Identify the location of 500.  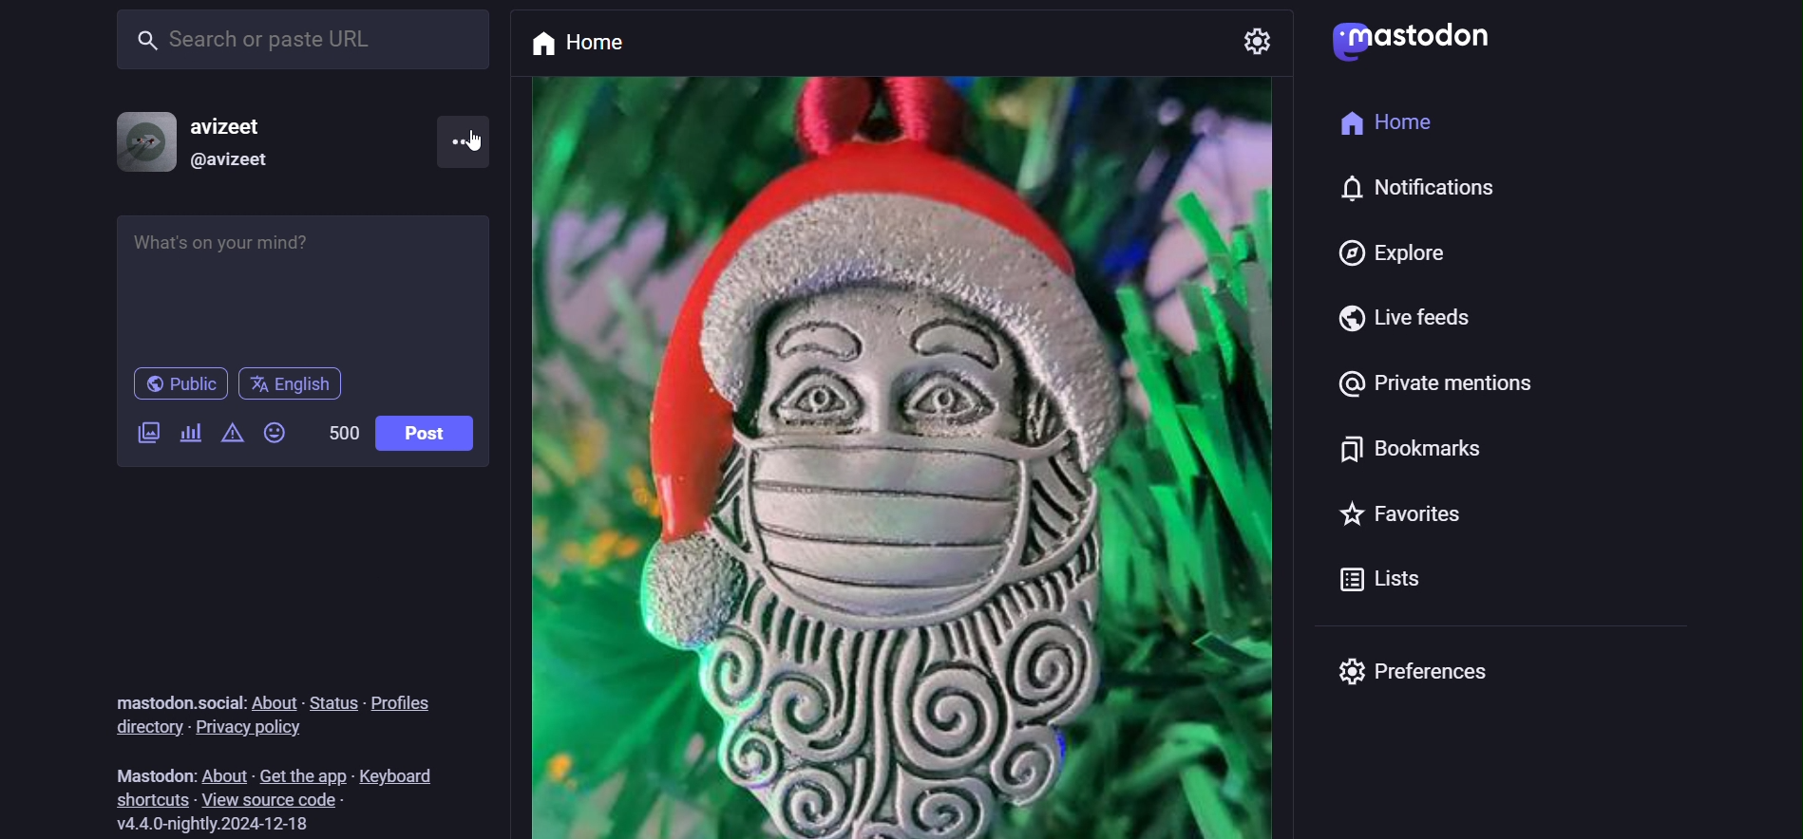
(343, 434).